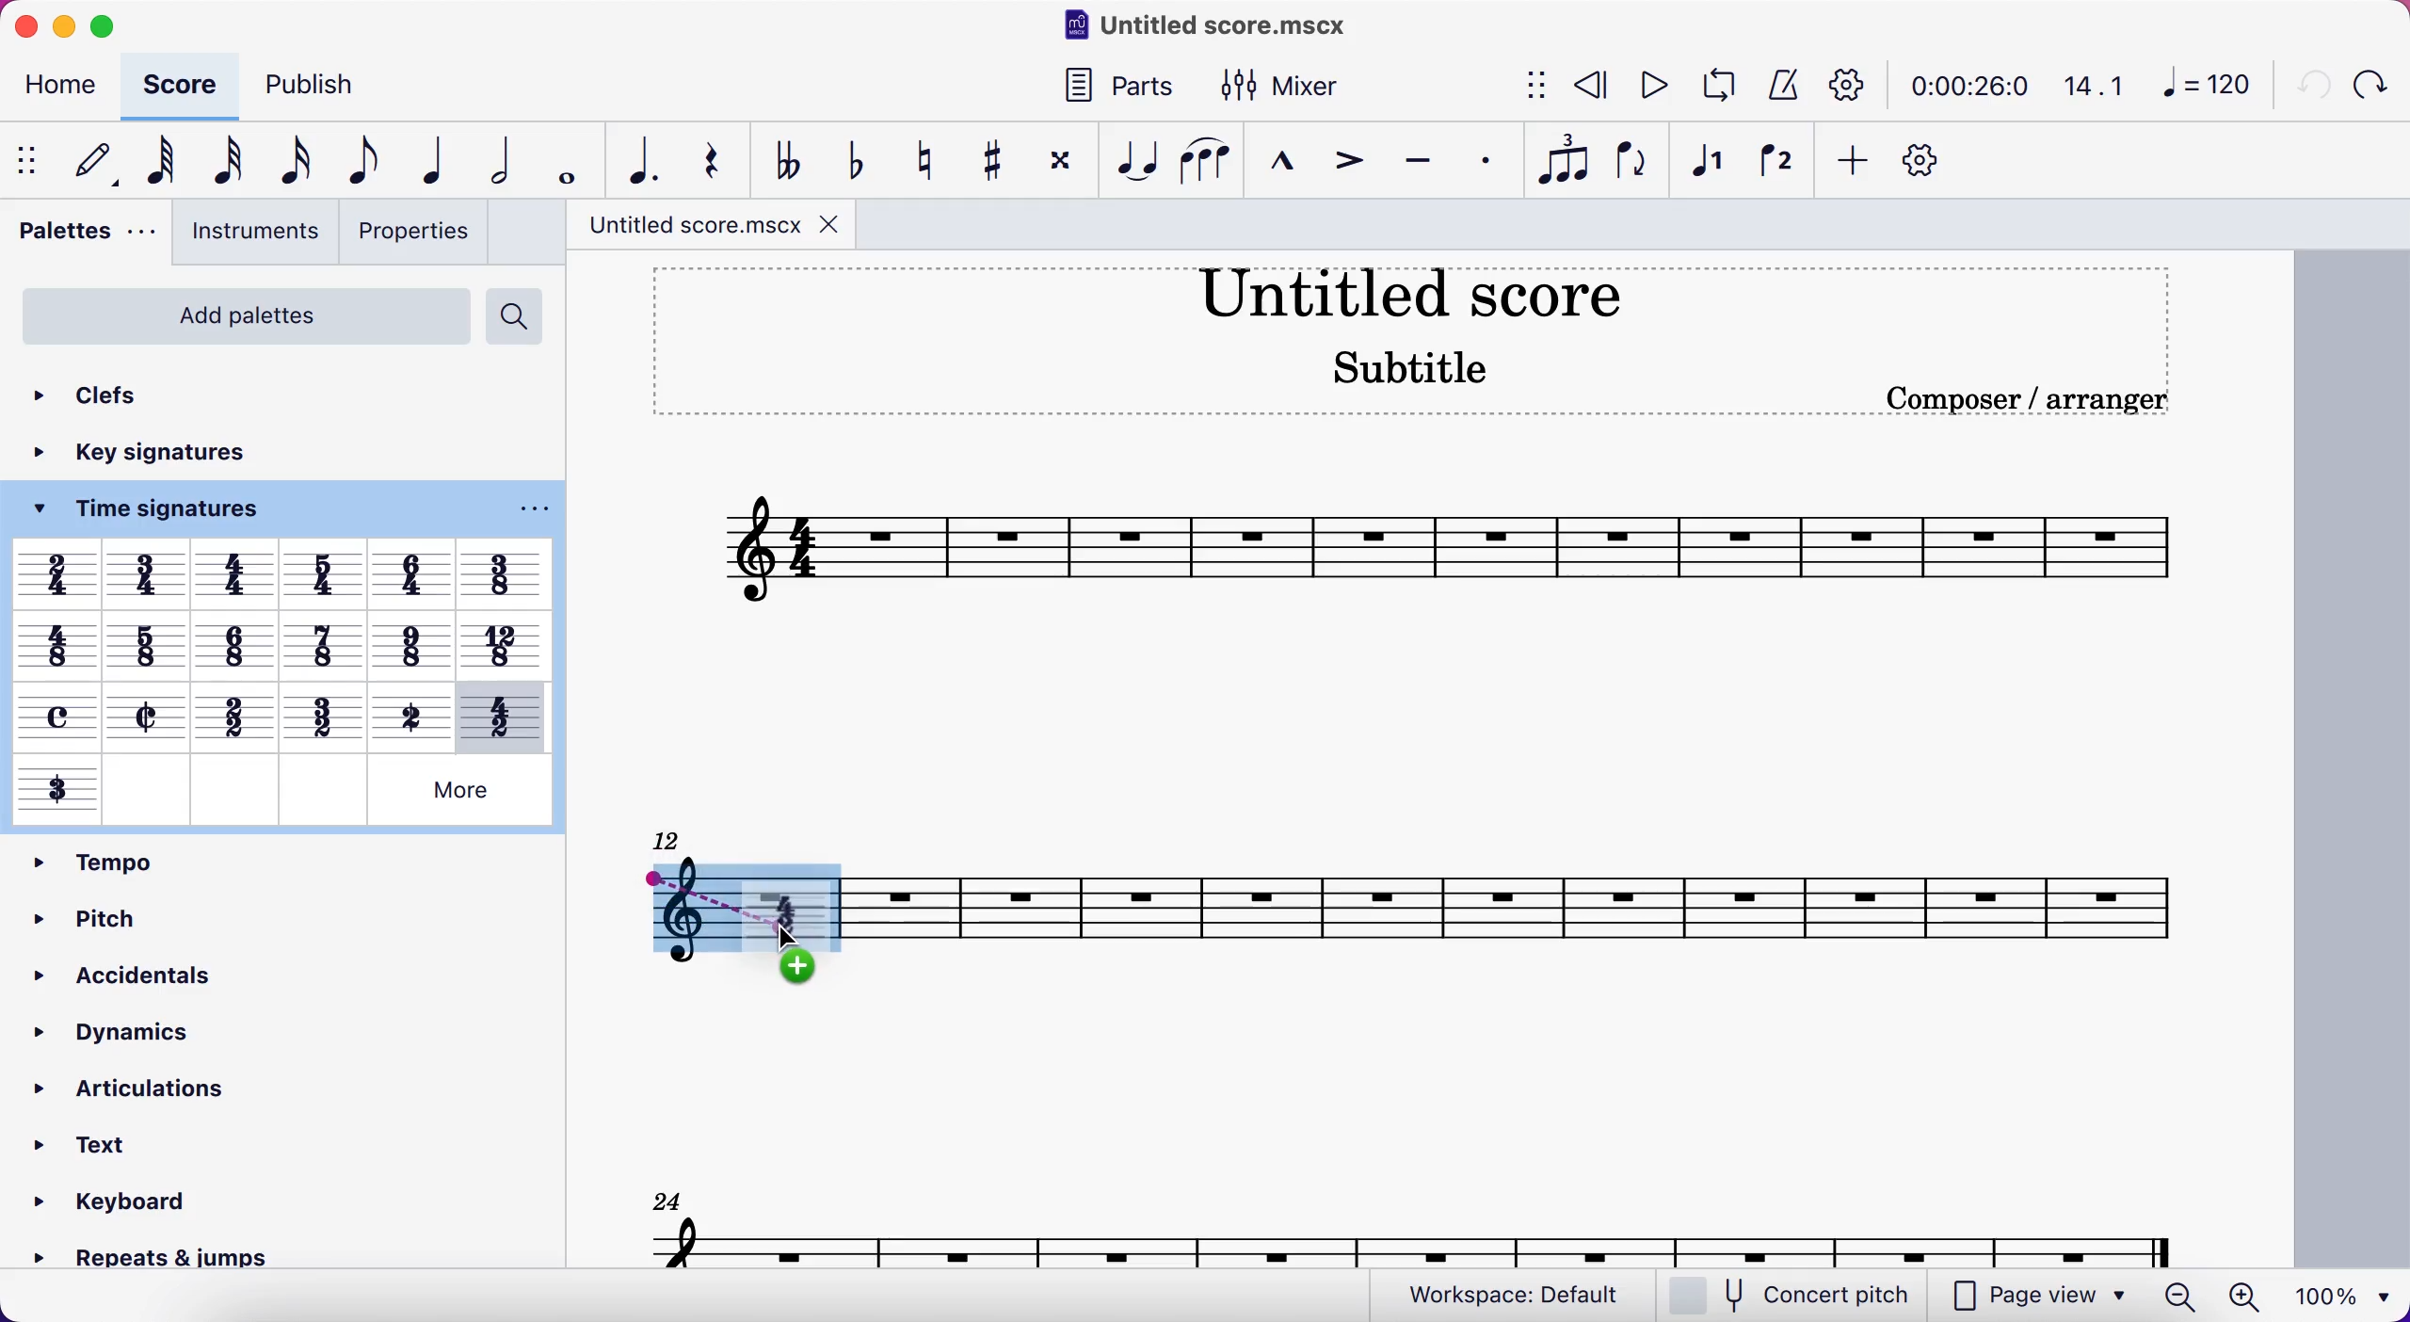 The width and height of the screenshot is (2410, 1322). I want to click on zoom in, so click(2254, 1296).